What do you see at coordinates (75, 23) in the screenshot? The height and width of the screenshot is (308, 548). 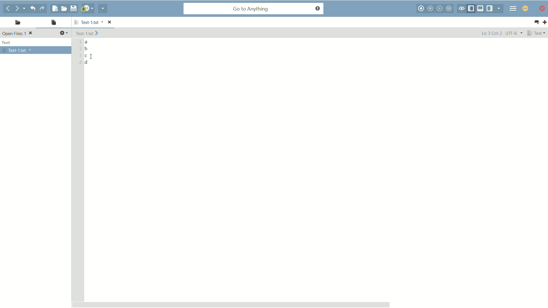 I see `more options` at bounding box center [75, 23].